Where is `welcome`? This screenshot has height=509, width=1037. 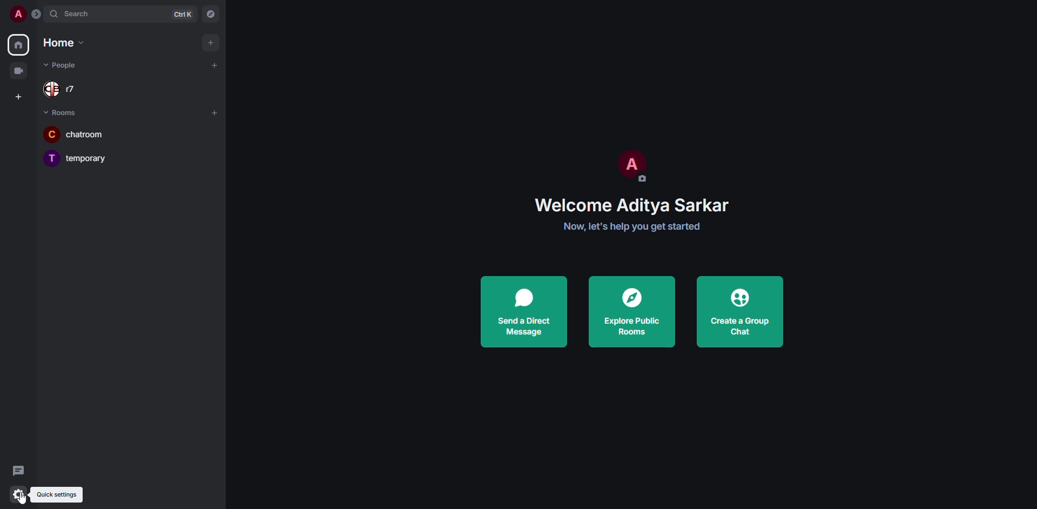 welcome is located at coordinates (634, 206).